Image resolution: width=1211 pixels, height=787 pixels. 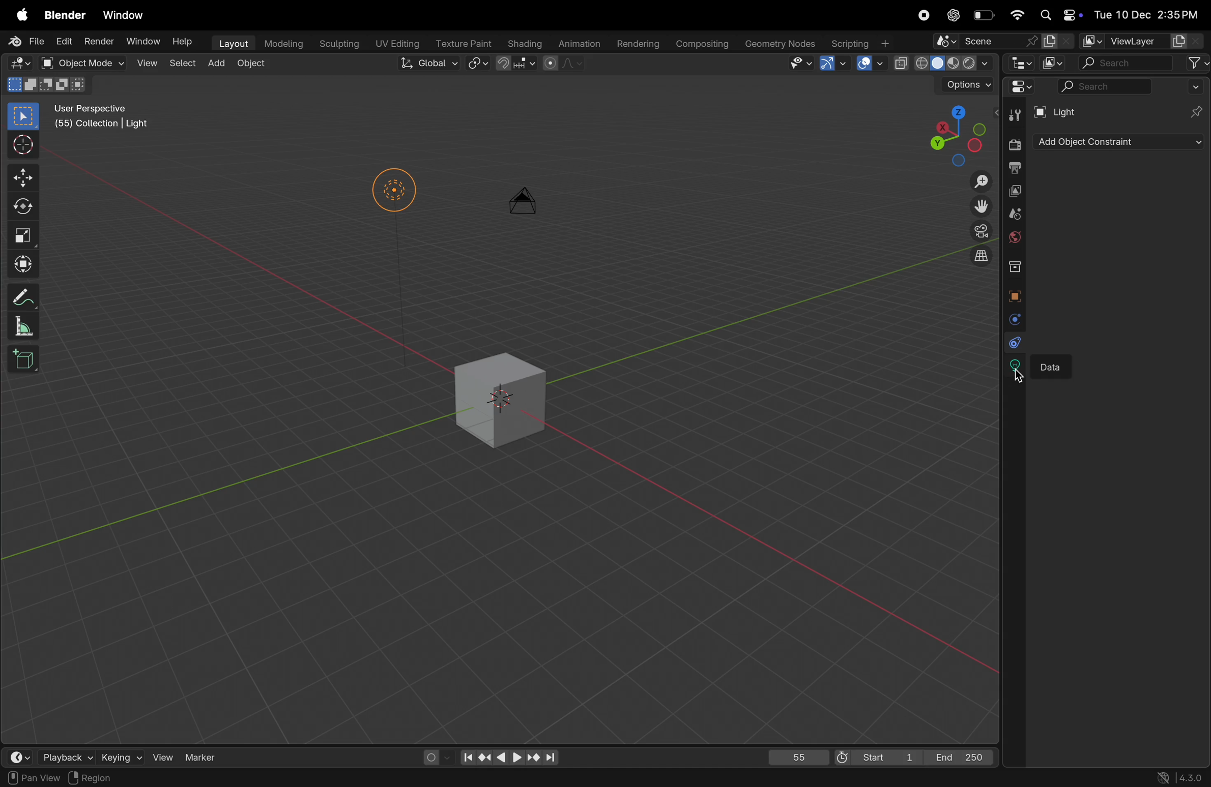 What do you see at coordinates (142, 41) in the screenshot?
I see `Window` at bounding box center [142, 41].